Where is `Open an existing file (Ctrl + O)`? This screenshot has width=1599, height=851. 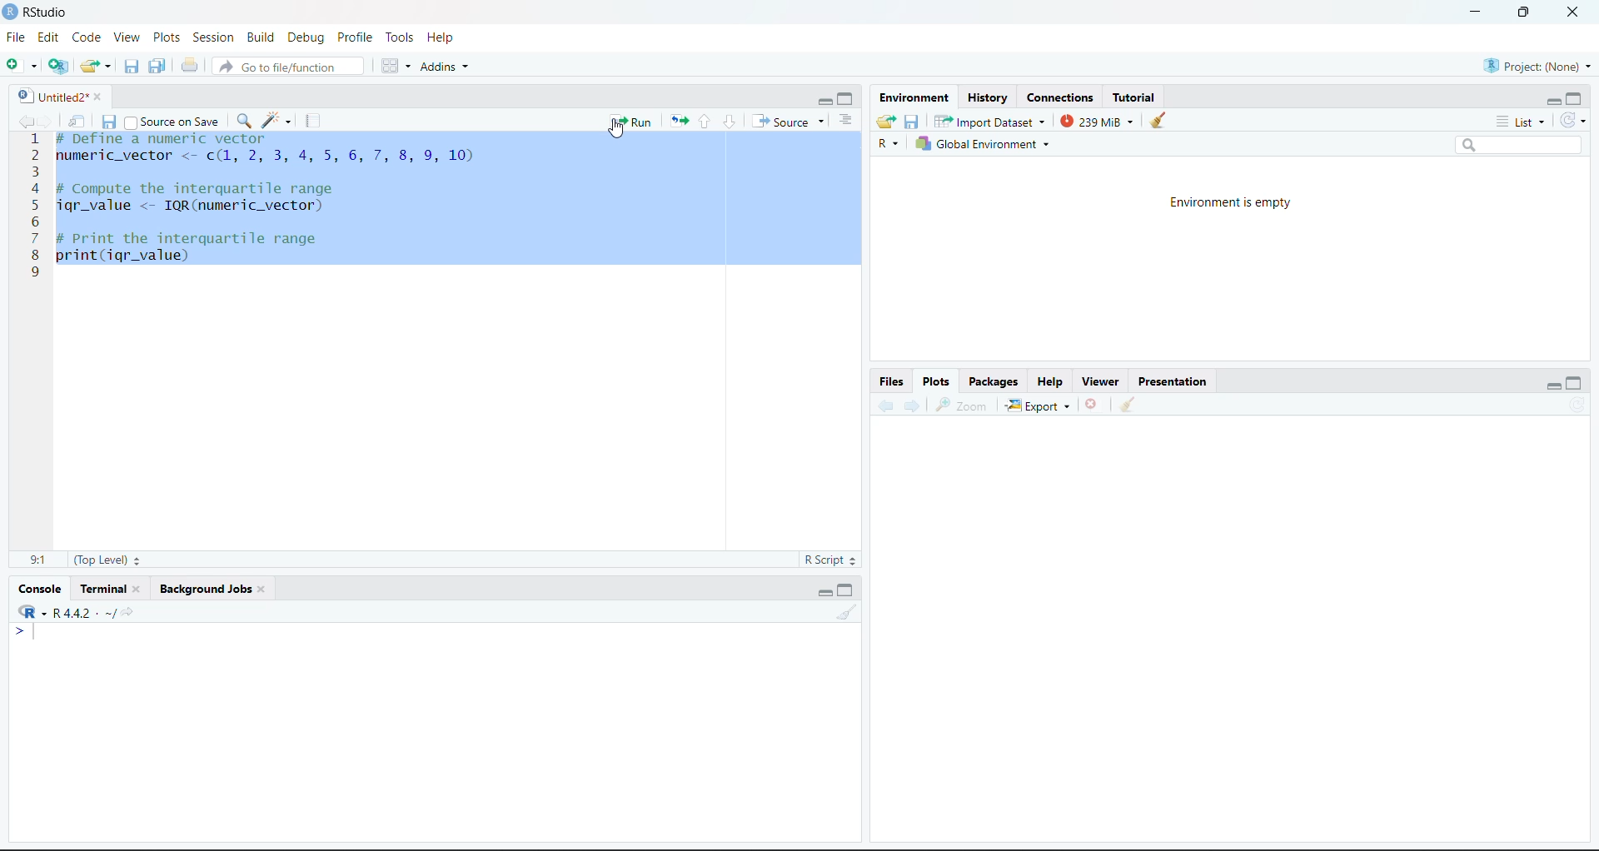 Open an existing file (Ctrl + O) is located at coordinates (96, 63).